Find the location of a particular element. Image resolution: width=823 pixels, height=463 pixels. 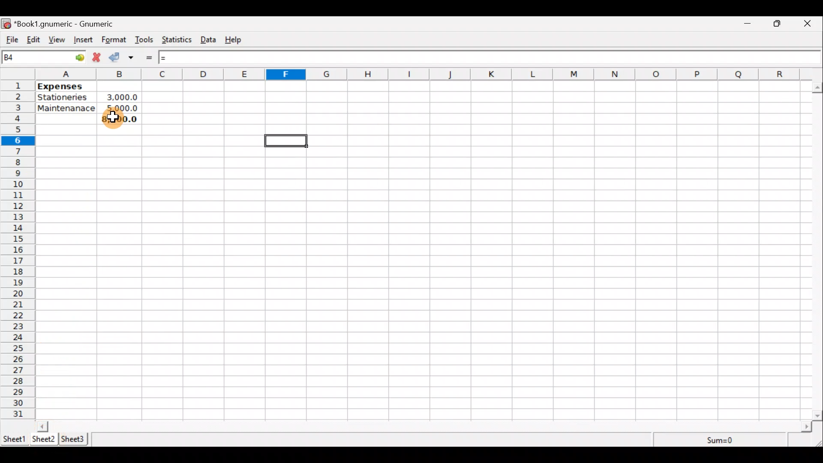

Maximize/Minimize is located at coordinates (780, 24).